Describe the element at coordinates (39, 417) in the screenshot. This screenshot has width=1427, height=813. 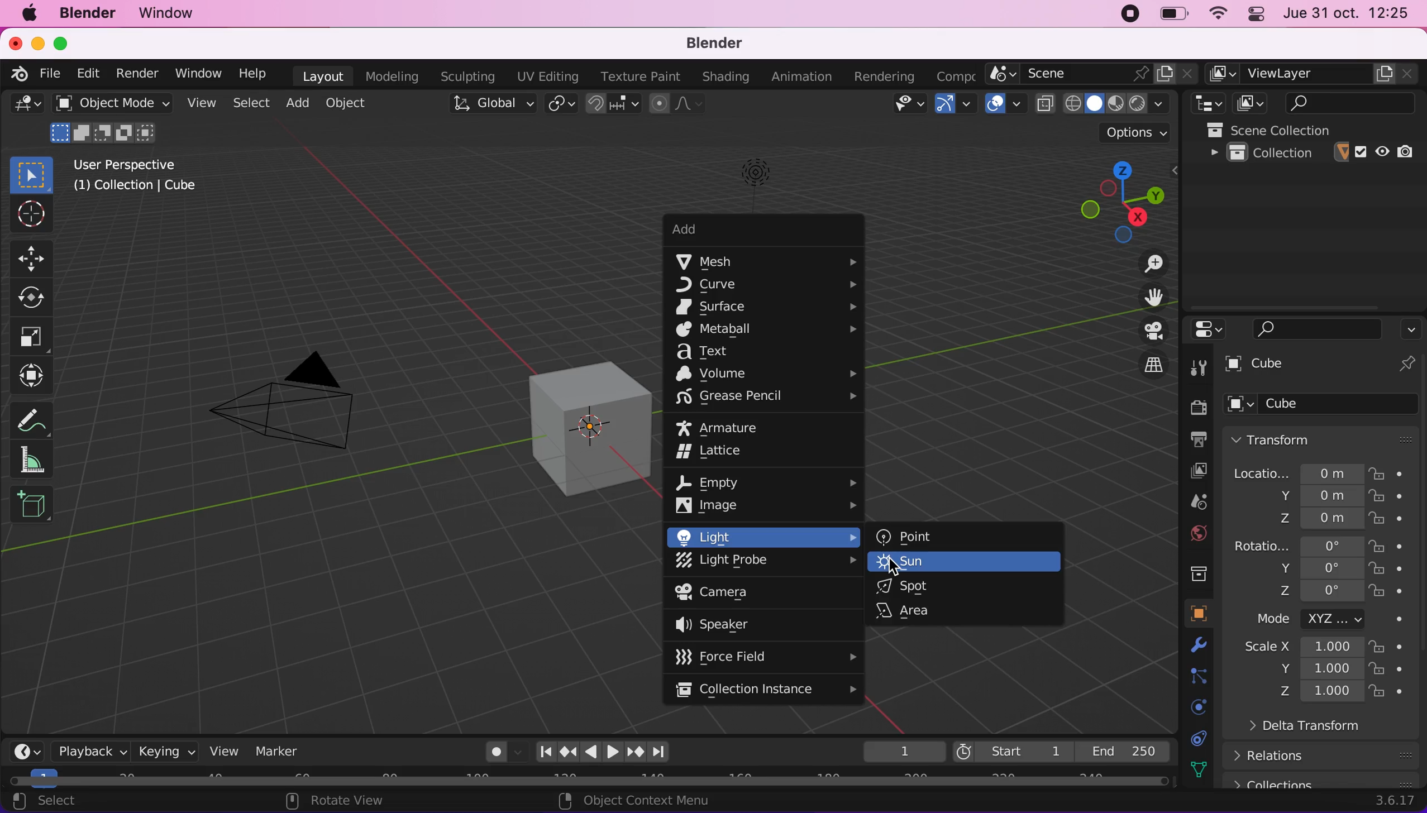
I see `measure` at that location.